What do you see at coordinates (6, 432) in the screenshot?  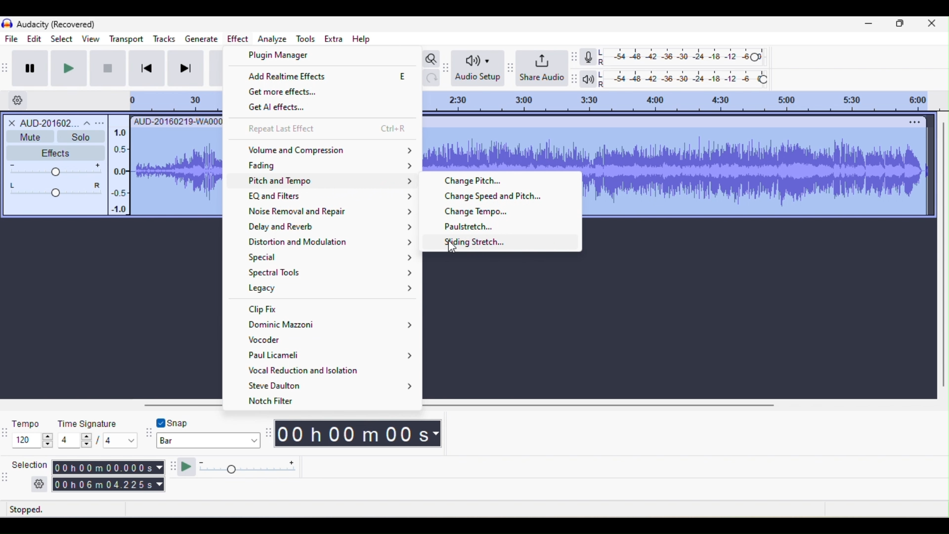 I see `audacity time signature toolbar` at bounding box center [6, 432].